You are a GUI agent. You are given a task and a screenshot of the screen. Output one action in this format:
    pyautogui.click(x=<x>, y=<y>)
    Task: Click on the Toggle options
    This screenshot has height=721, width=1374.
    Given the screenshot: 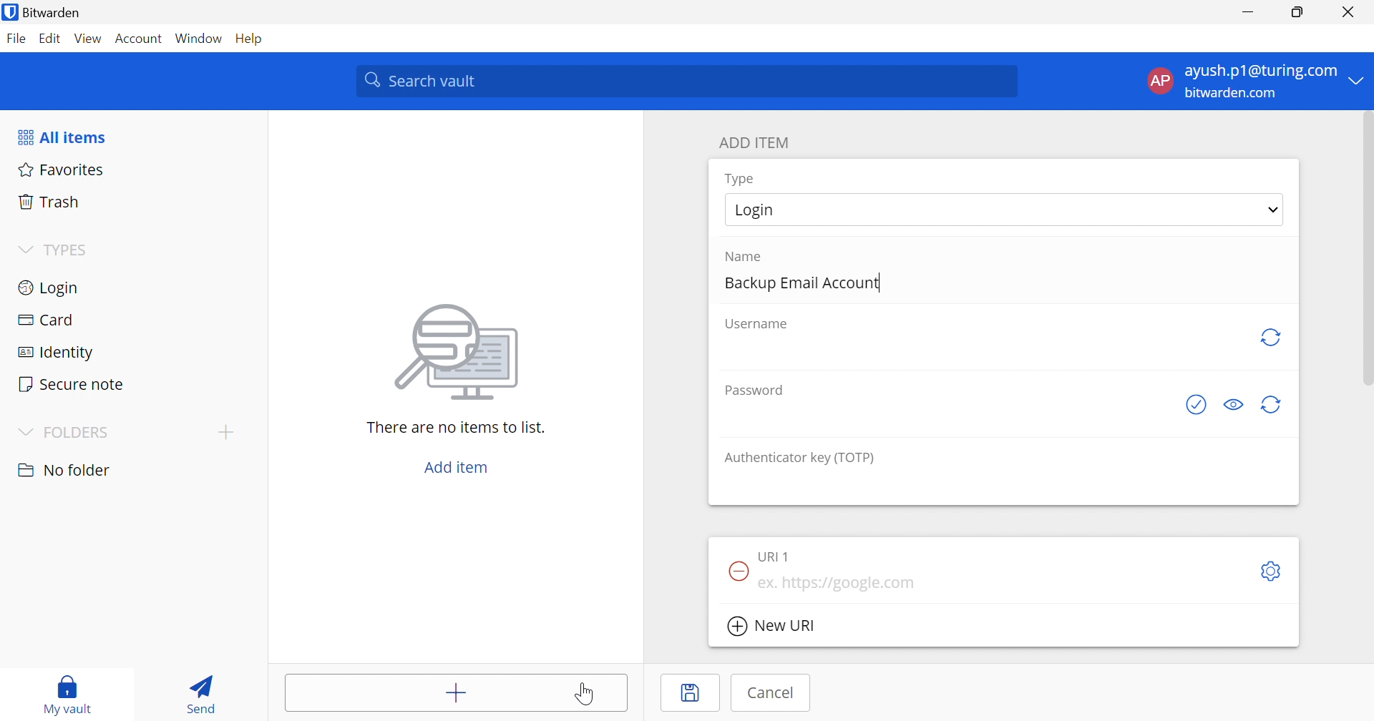 What is the action you would take?
    pyautogui.click(x=1273, y=572)
    